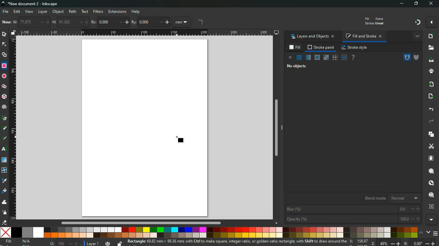 This screenshot has width=439, height=246. What do you see at coordinates (5, 65) in the screenshot?
I see `rectangle` at bounding box center [5, 65].